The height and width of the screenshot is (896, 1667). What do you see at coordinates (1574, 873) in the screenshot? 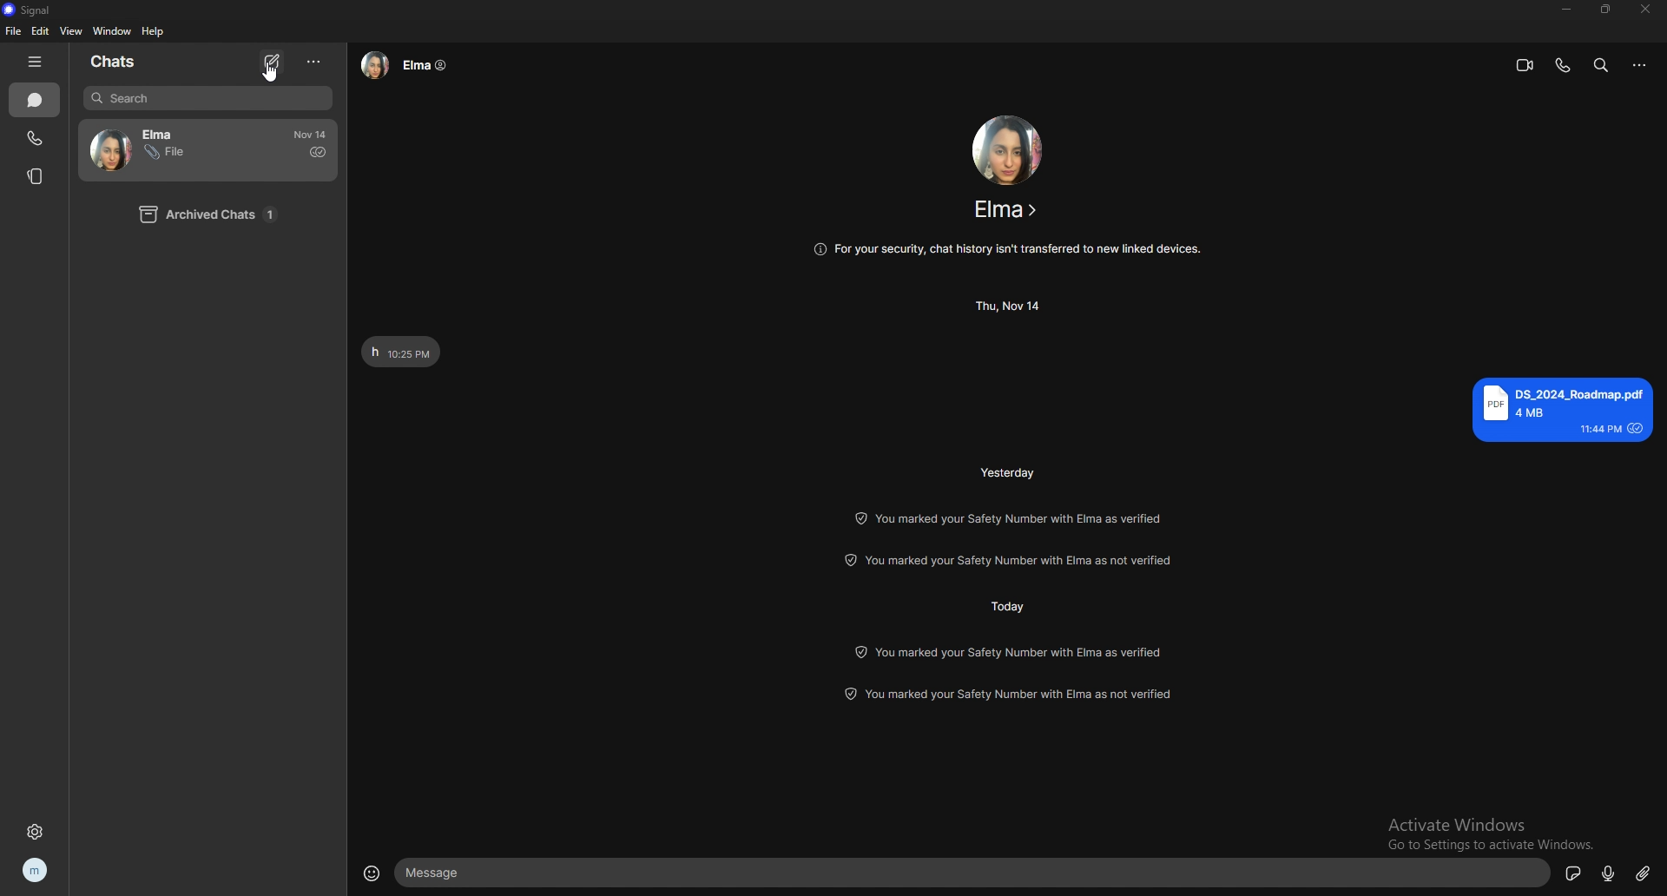
I see `sticker` at bounding box center [1574, 873].